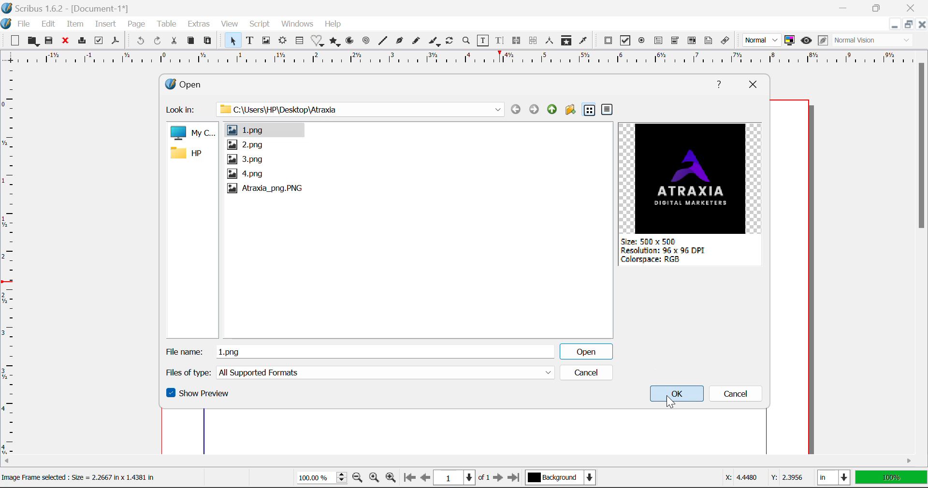  I want to click on Bezier Curve, so click(400, 42).